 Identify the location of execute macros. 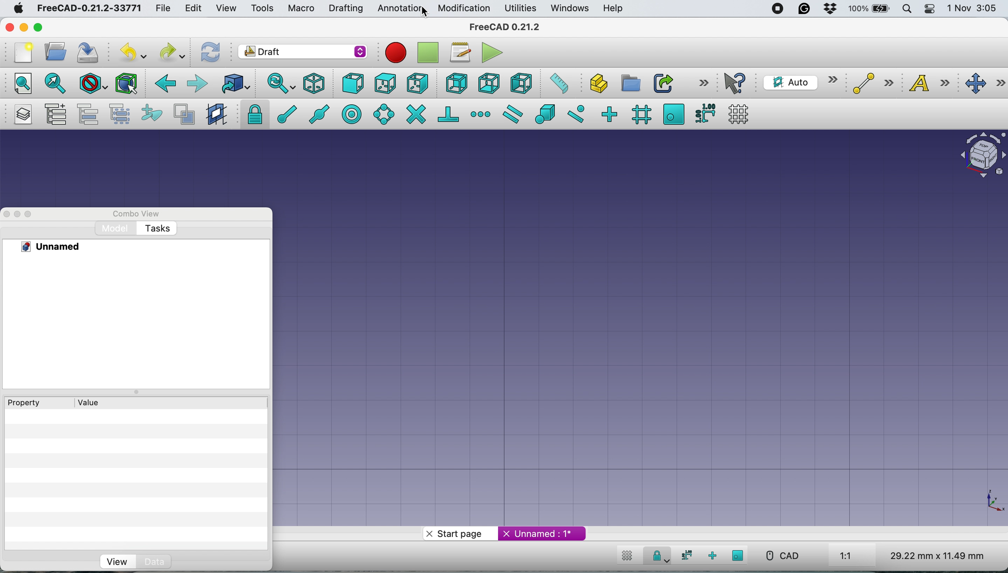
(491, 53).